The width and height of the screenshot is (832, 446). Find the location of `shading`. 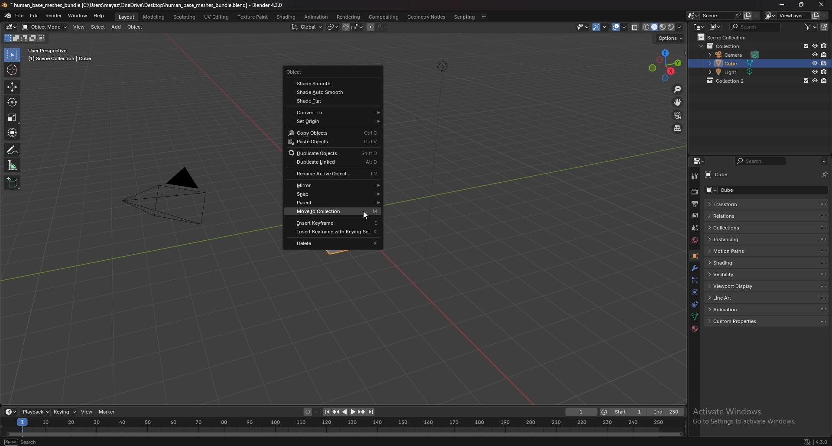

shading is located at coordinates (739, 262).